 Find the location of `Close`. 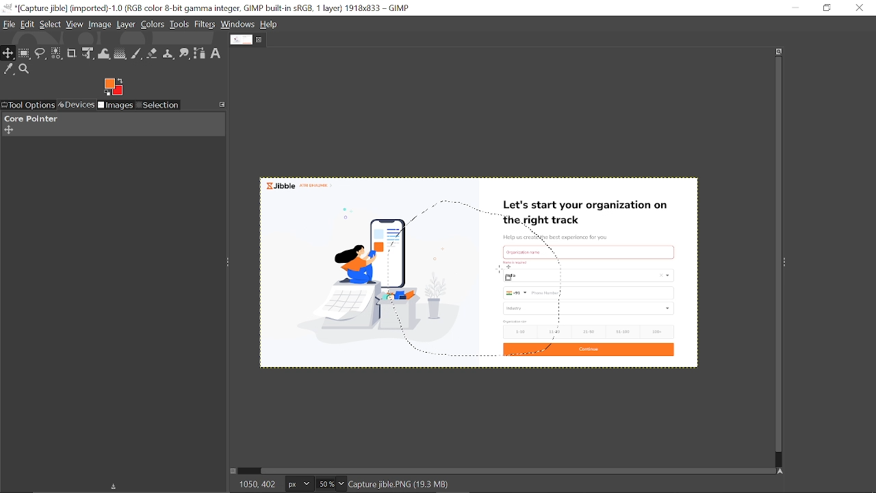

Close is located at coordinates (860, 8).